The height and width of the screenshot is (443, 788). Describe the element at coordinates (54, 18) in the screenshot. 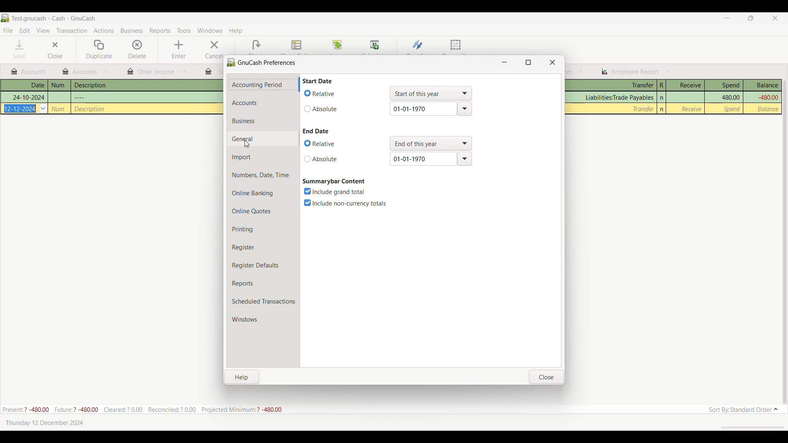

I see `Name of current budget tab and software` at that location.